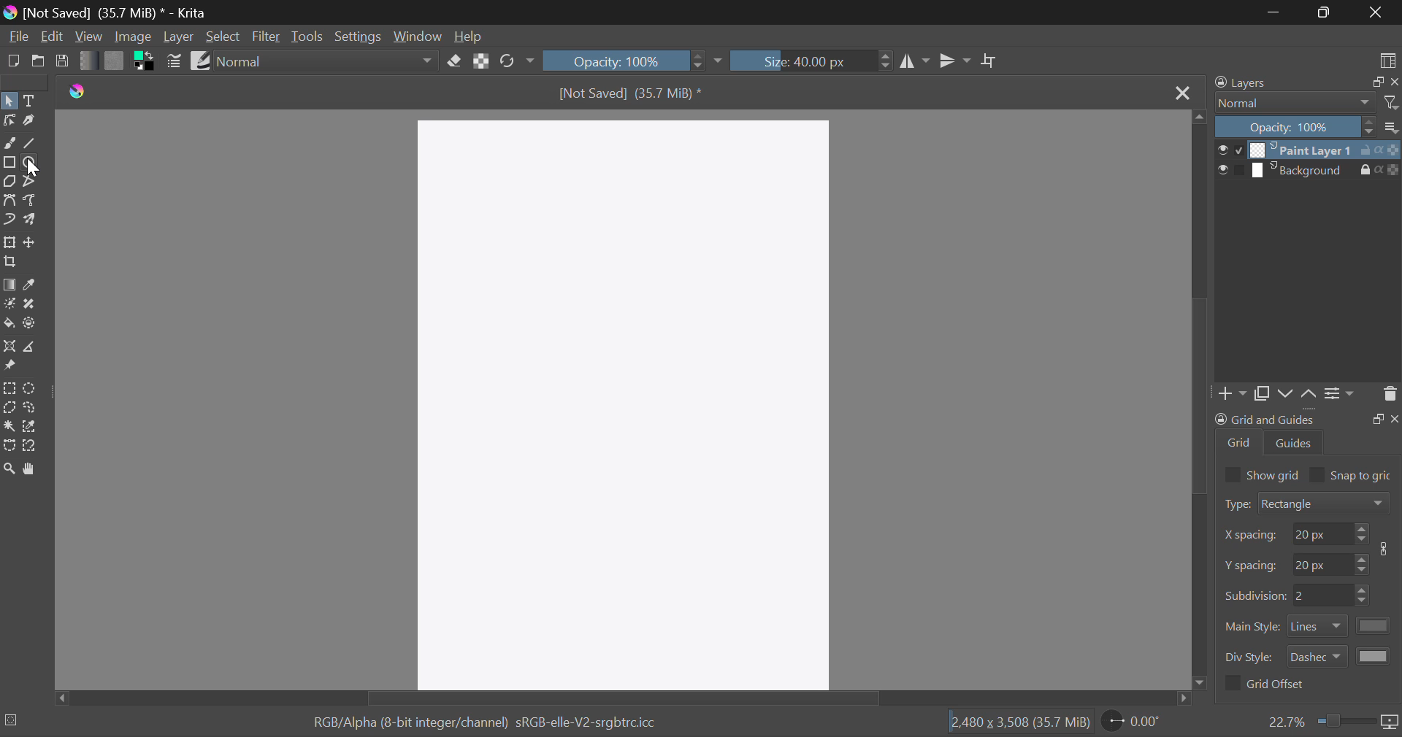 This screenshot has width=1402, height=737. I want to click on Opacity, so click(1309, 128).